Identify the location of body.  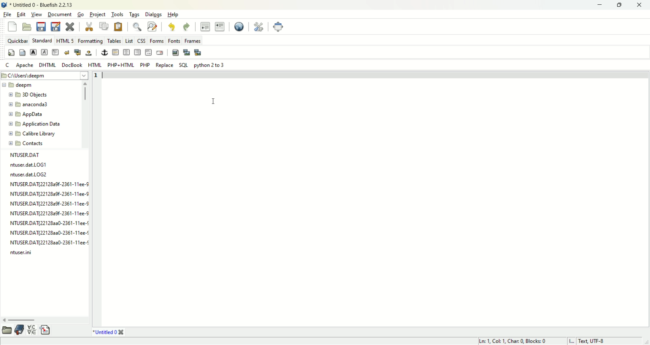
(22, 52).